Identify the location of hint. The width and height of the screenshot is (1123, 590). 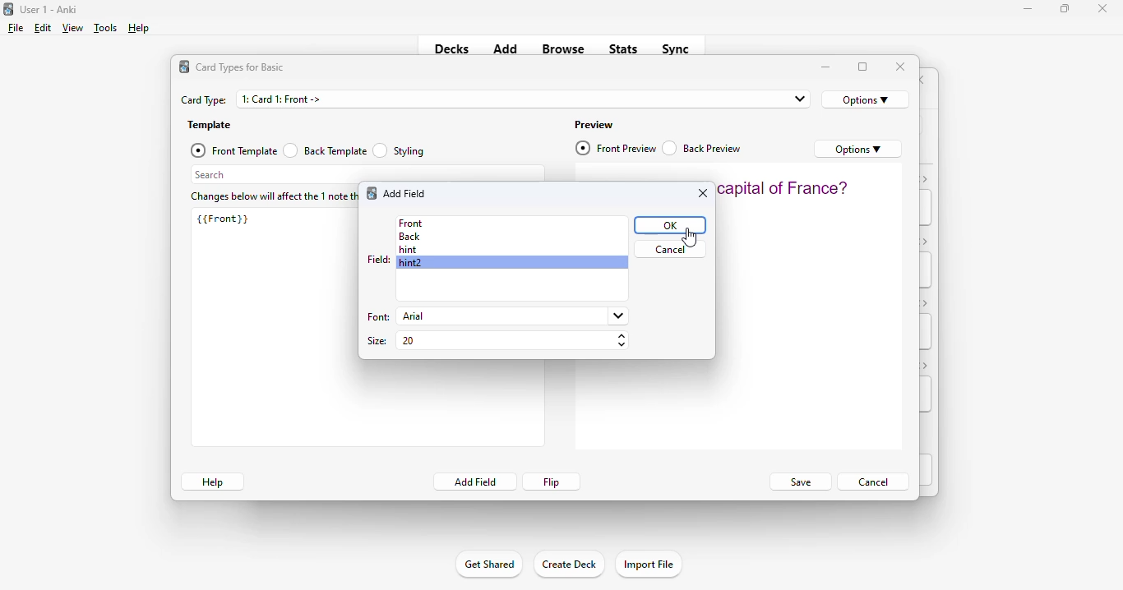
(407, 249).